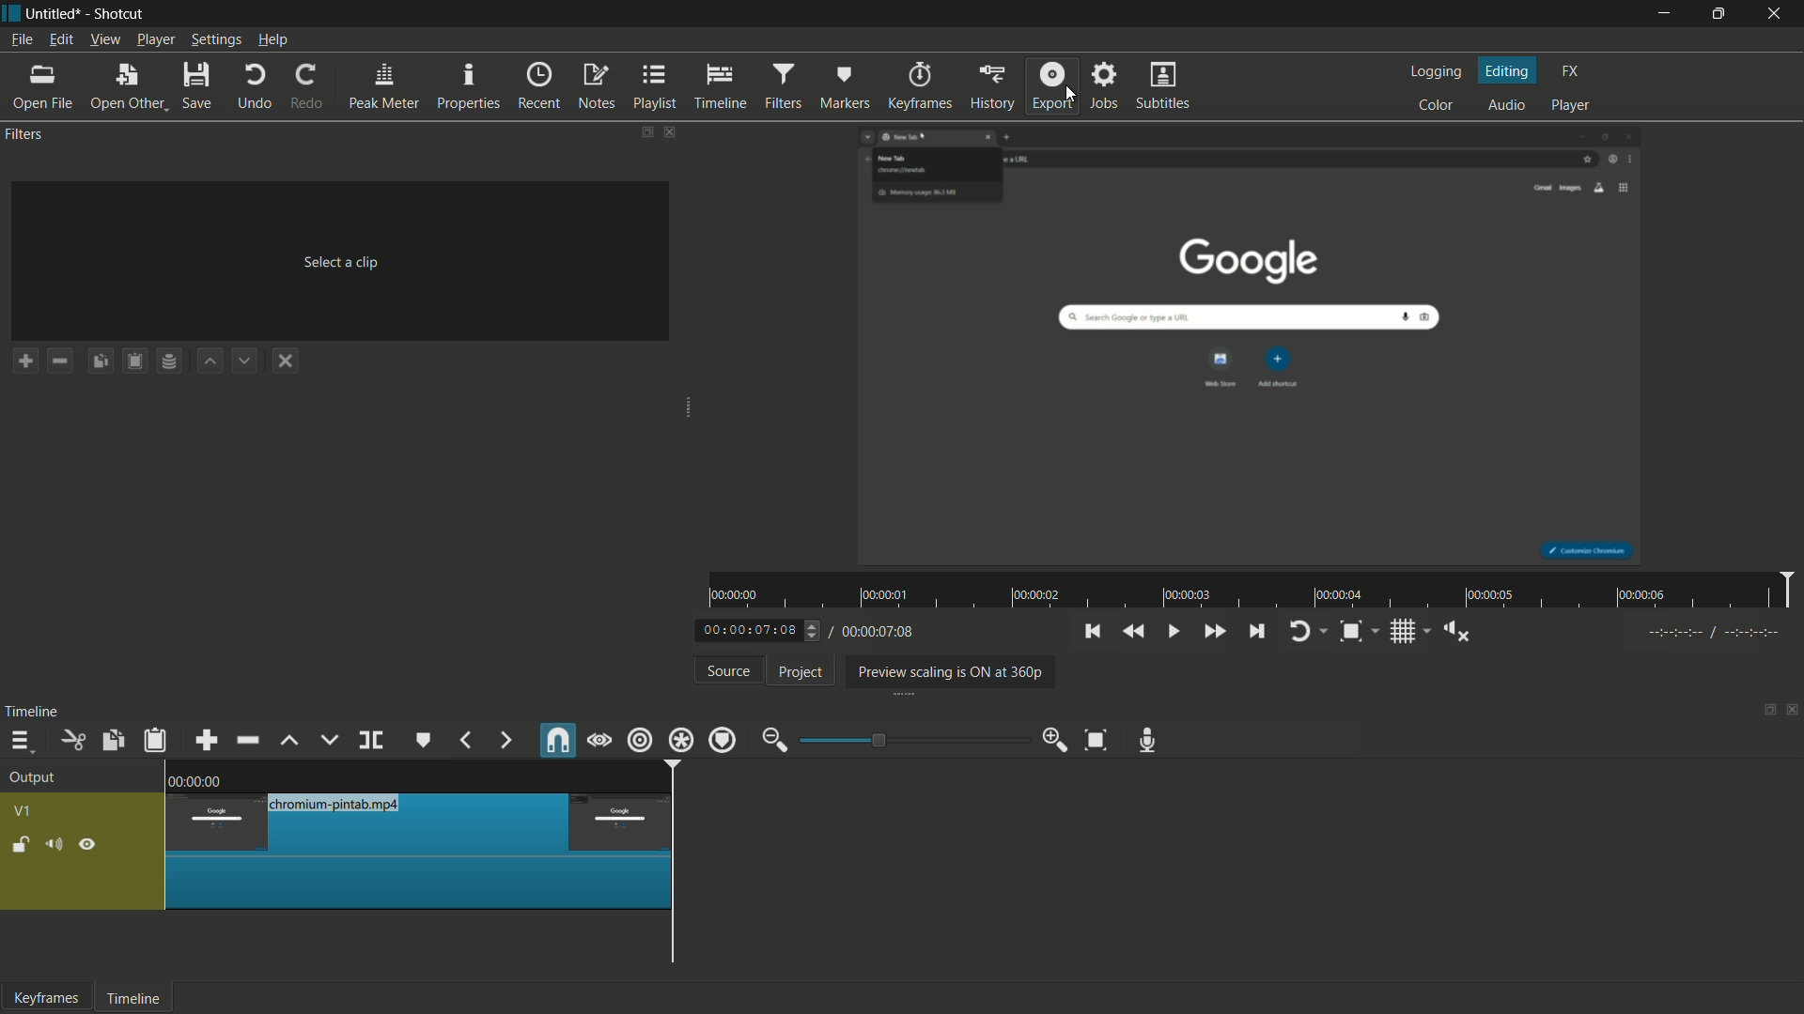 Image resolution: width=1804 pixels, height=1014 pixels. What do you see at coordinates (285, 361) in the screenshot?
I see `deselect a filter` at bounding box center [285, 361].